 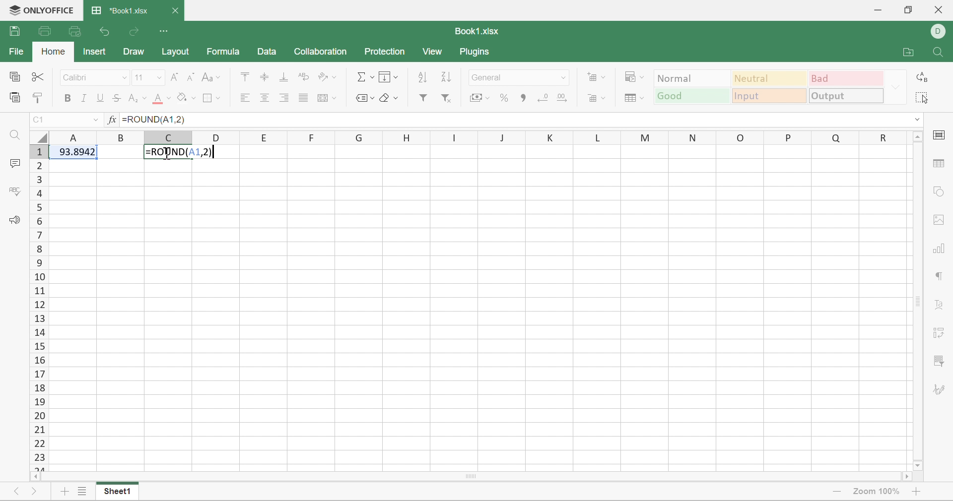 What do you see at coordinates (325, 77) in the screenshot?
I see `Orientation` at bounding box center [325, 77].